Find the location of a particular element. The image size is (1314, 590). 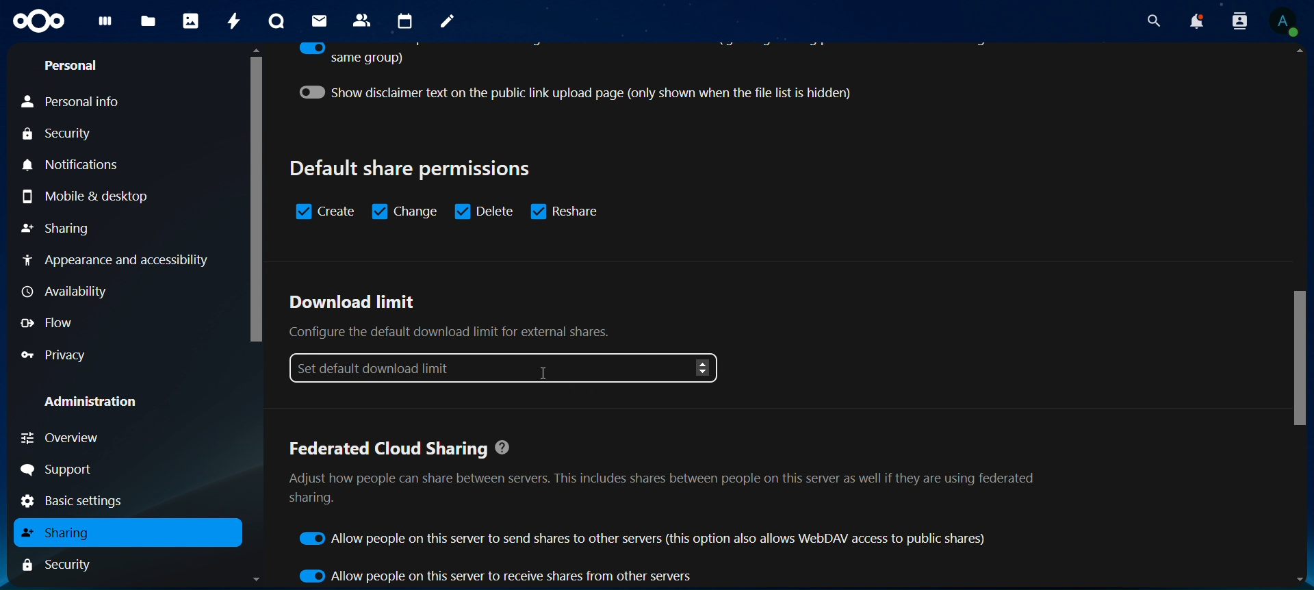

show disclaimer text on the public link upload page is located at coordinates (591, 92).